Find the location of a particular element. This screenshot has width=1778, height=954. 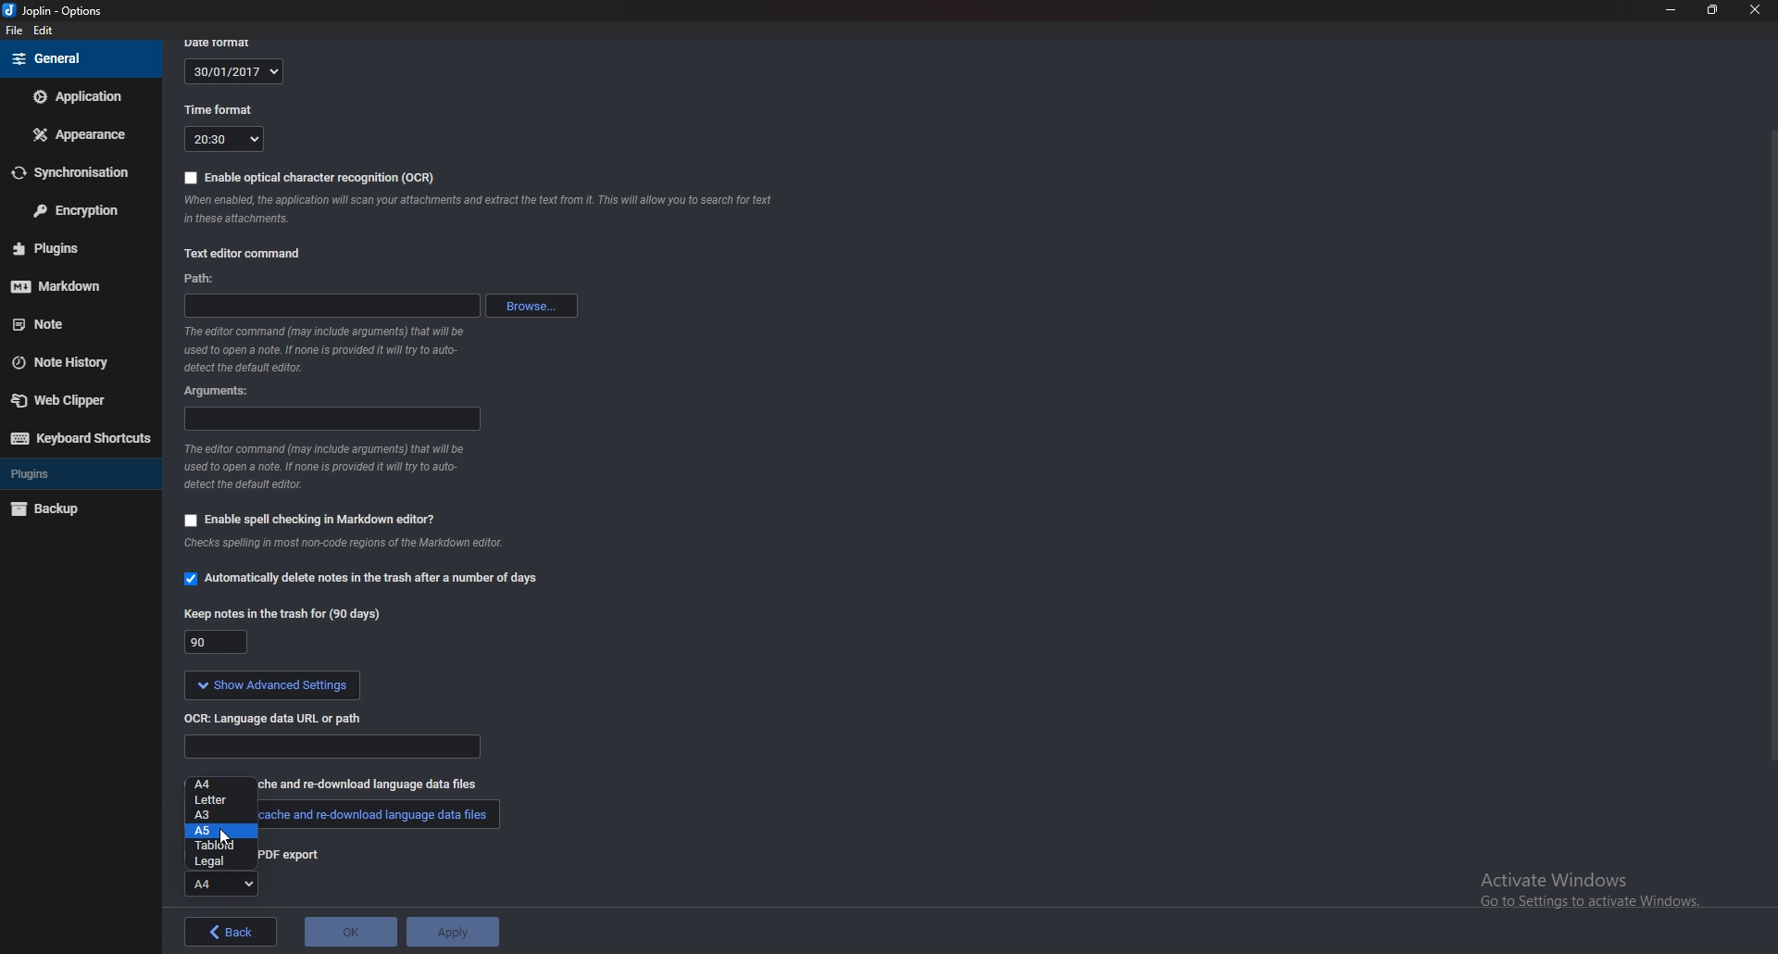

o C R language data url or path is located at coordinates (275, 721).